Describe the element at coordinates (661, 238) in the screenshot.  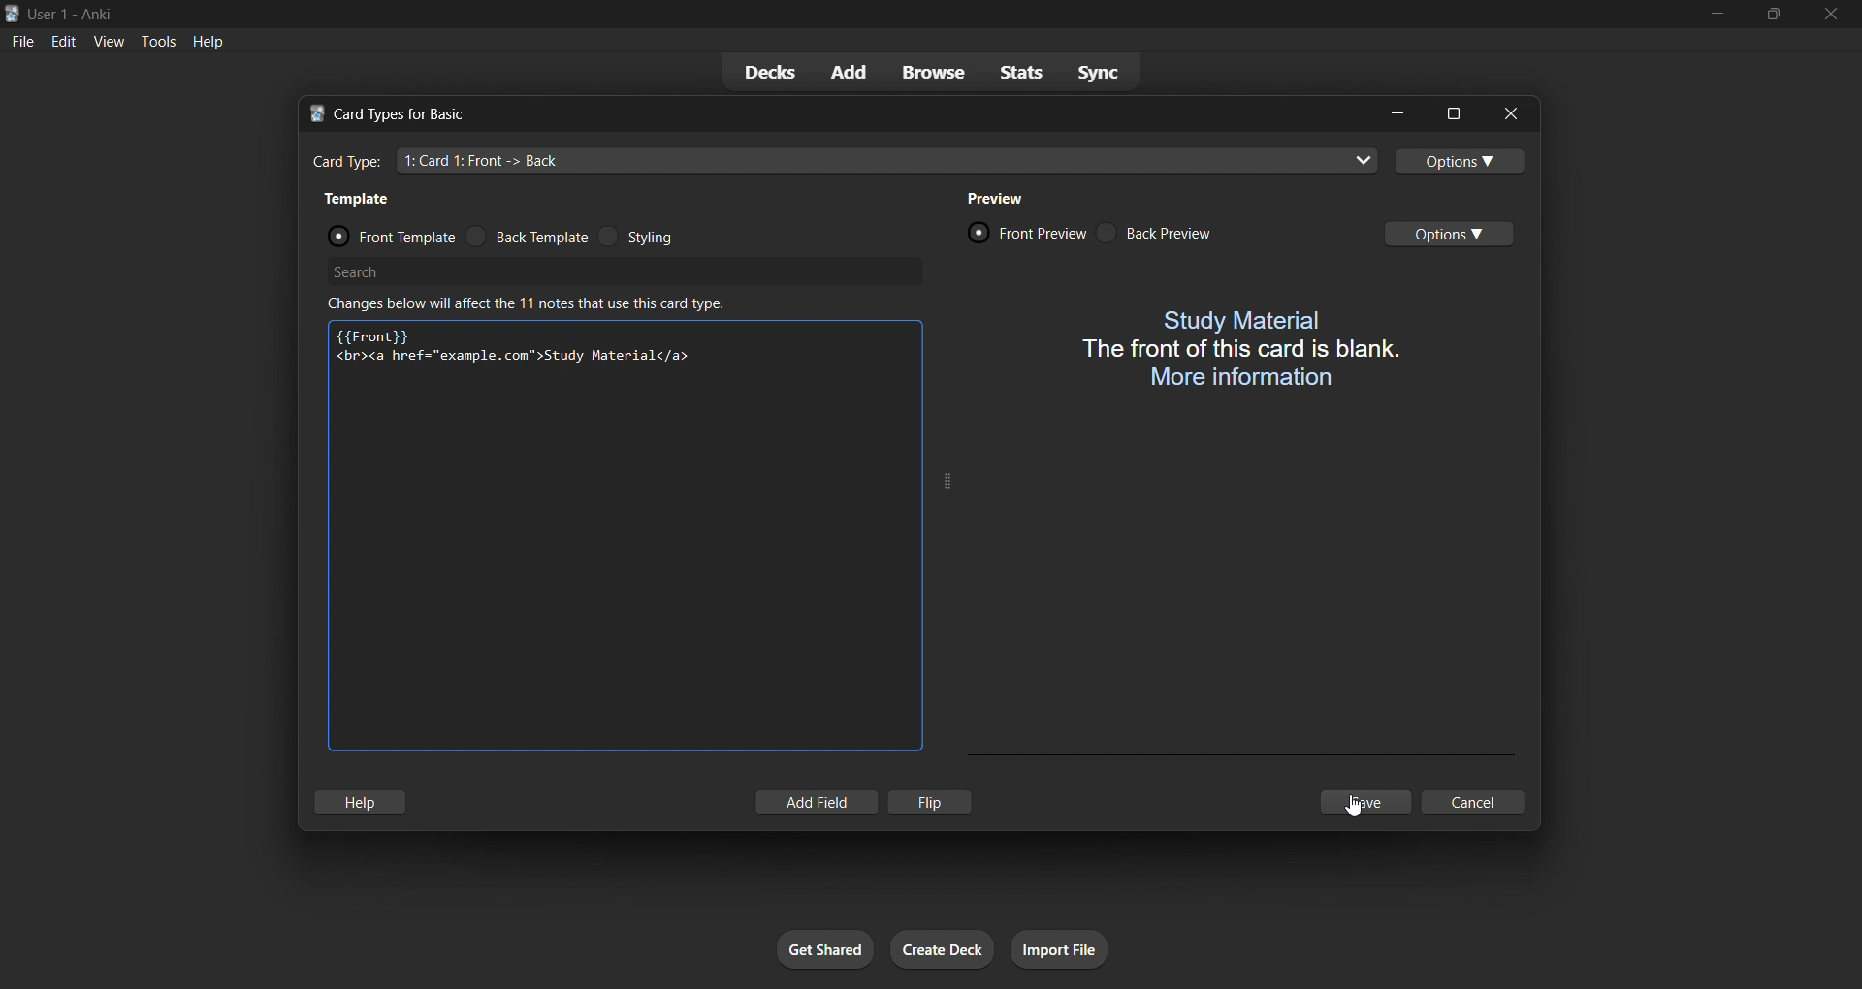
I see `styling` at that location.